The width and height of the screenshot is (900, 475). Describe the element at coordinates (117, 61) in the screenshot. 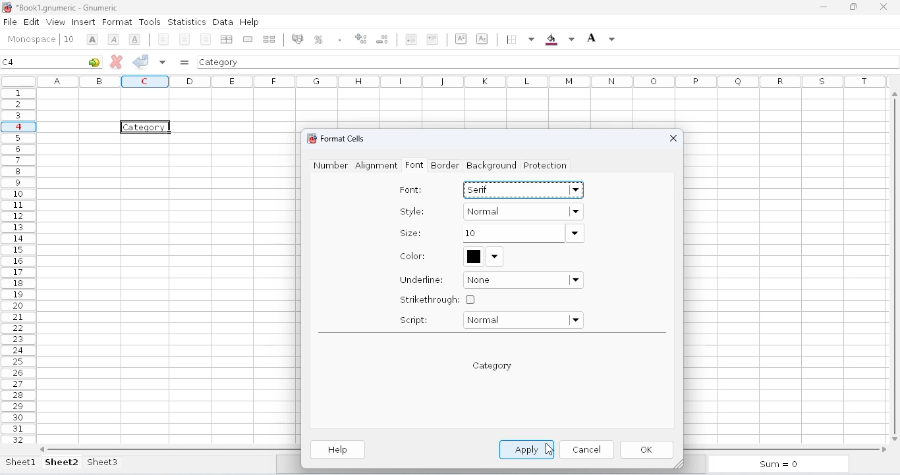

I see `cancel change` at that location.